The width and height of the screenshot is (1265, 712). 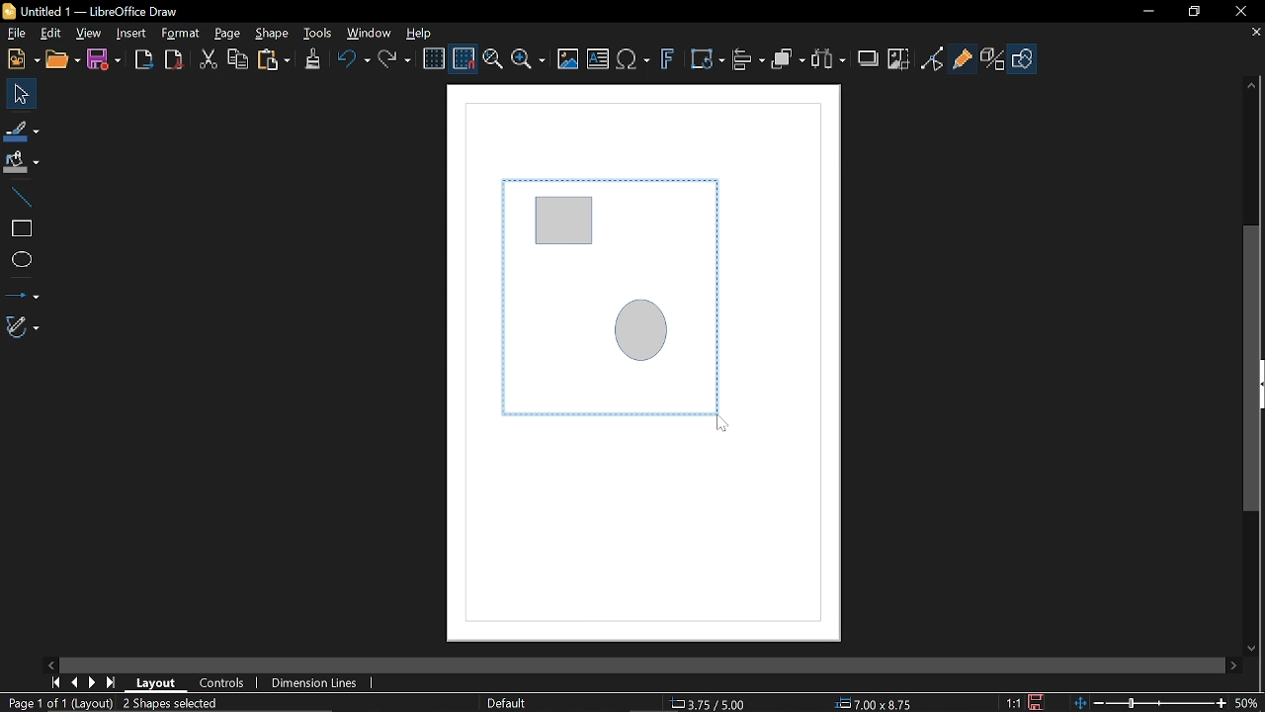 I want to click on Dimension units, so click(x=312, y=683).